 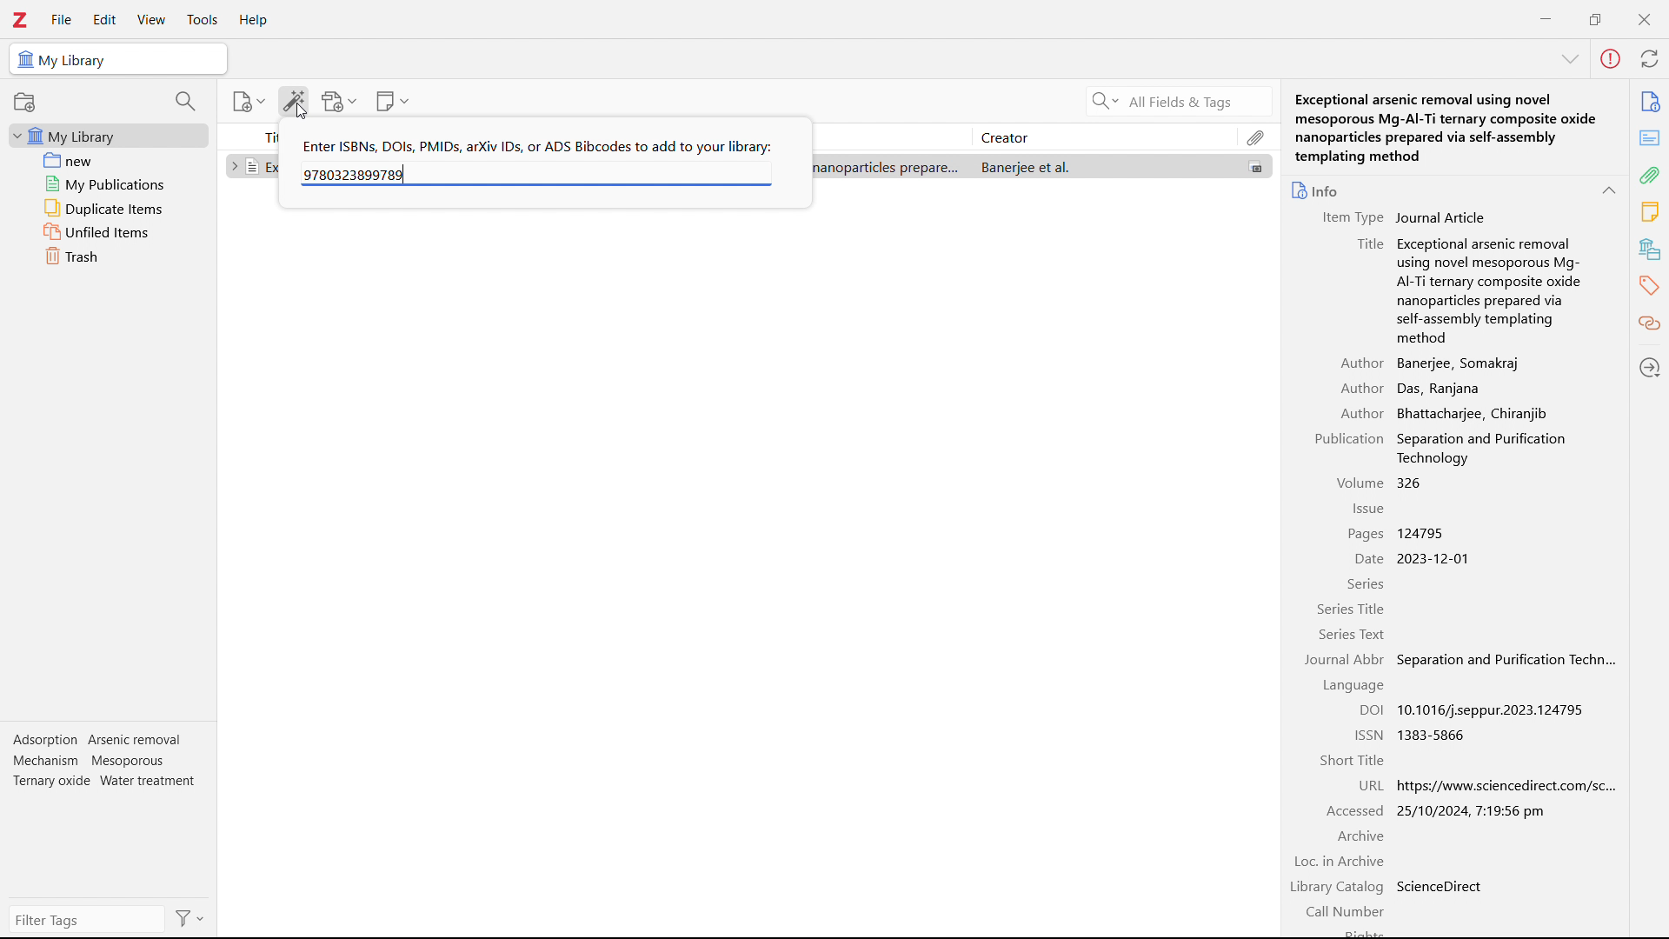 I want to click on Science direct, so click(x=1443, y=886).